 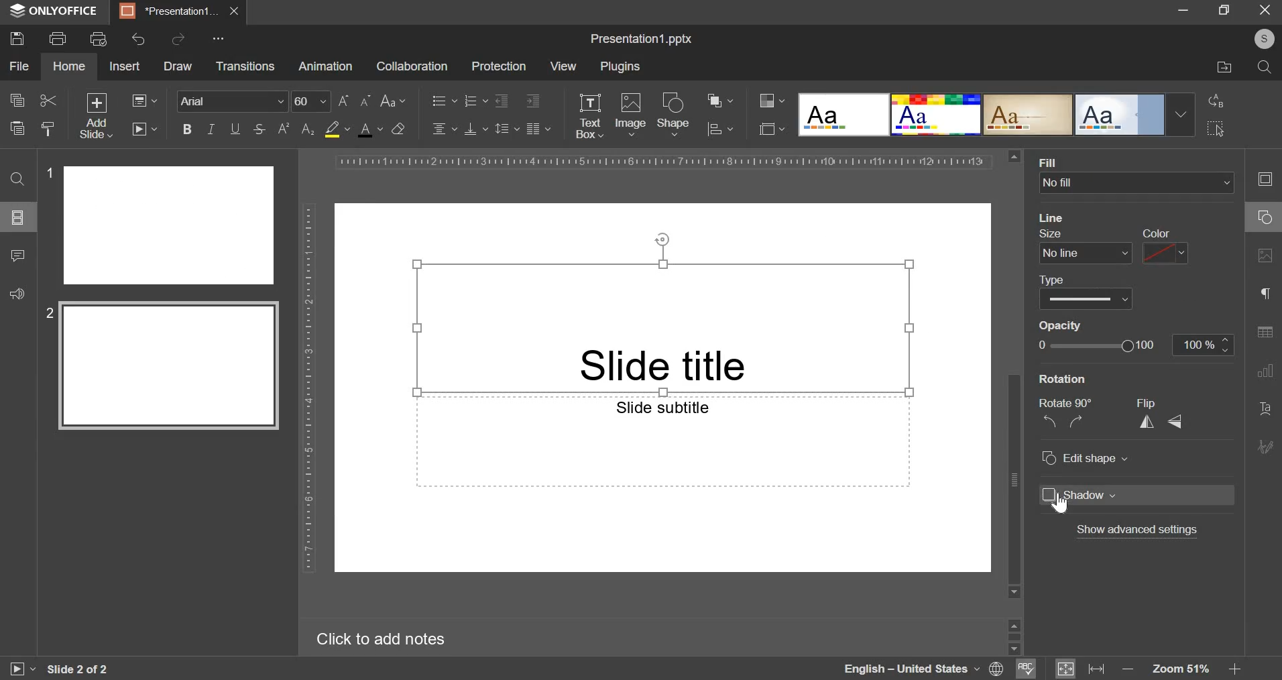 I want to click on slide size, so click(x=772, y=127).